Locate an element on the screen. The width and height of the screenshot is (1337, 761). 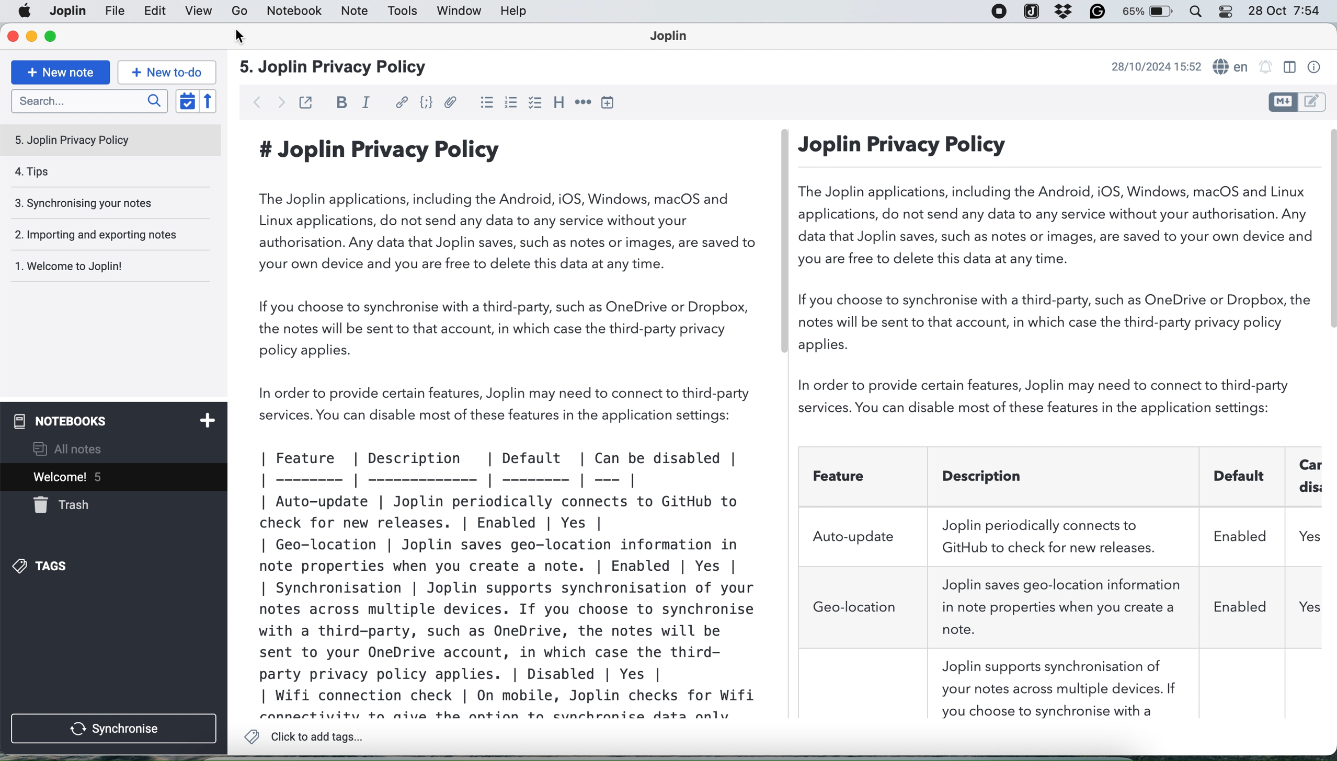
notebooks is located at coordinates (63, 421).